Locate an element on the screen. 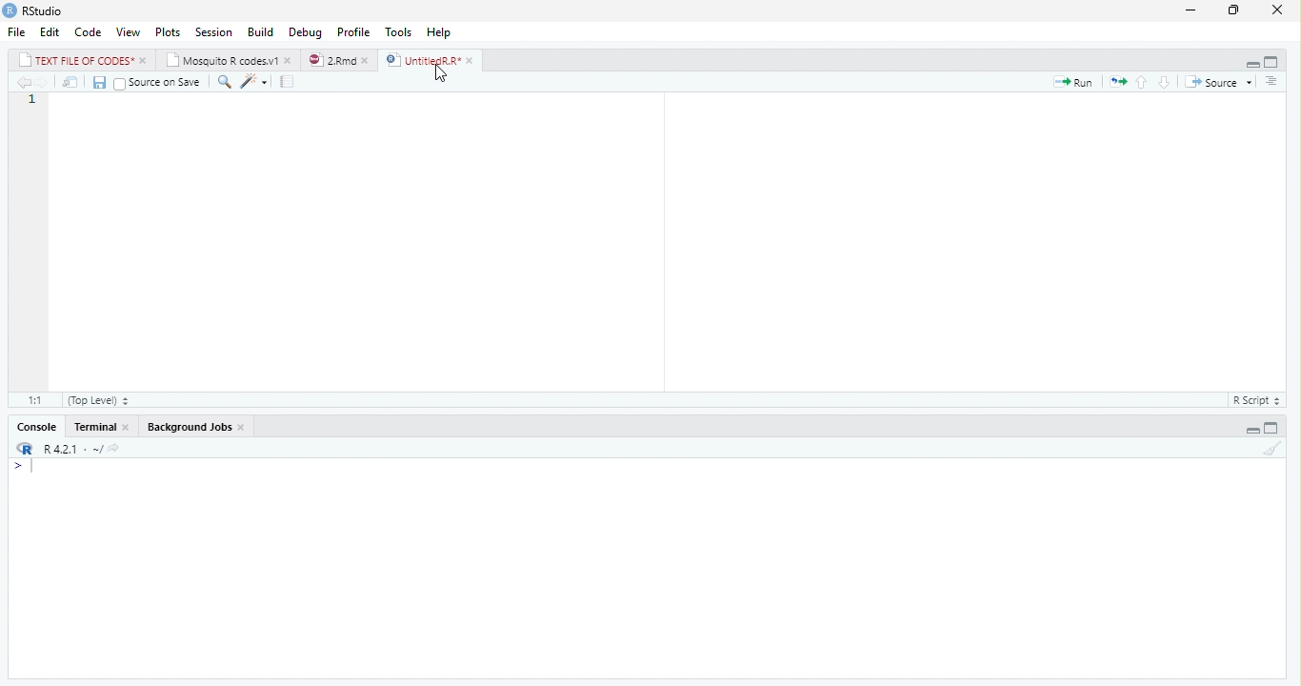 This screenshot has height=686, width=1301. Go to next location is located at coordinates (43, 83).